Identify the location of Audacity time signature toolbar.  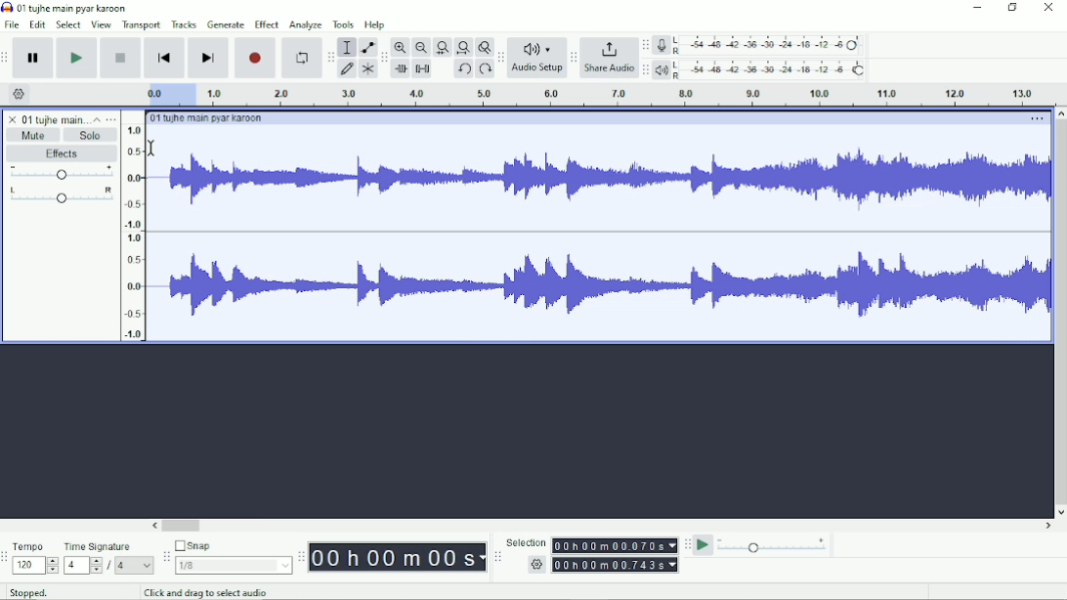
(7, 558).